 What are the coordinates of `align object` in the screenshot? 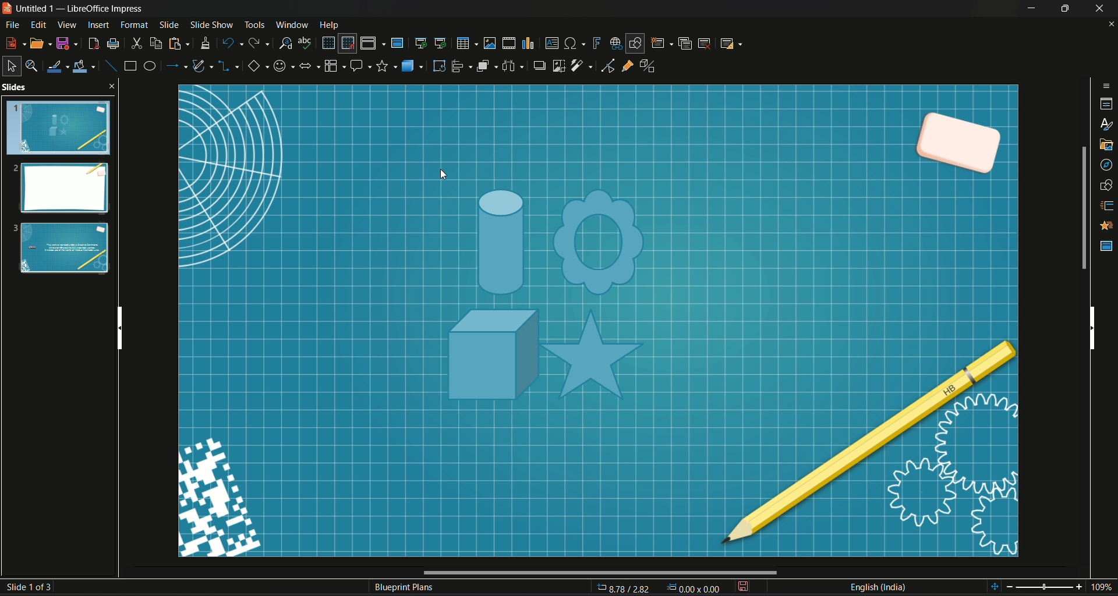 It's located at (462, 66).